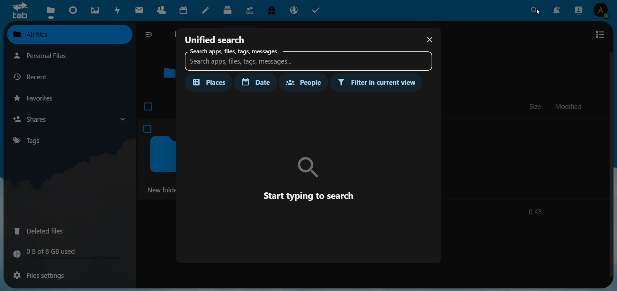  What do you see at coordinates (147, 129) in the screenshot?
I see `checkbox` at bounding box center [147, 129].